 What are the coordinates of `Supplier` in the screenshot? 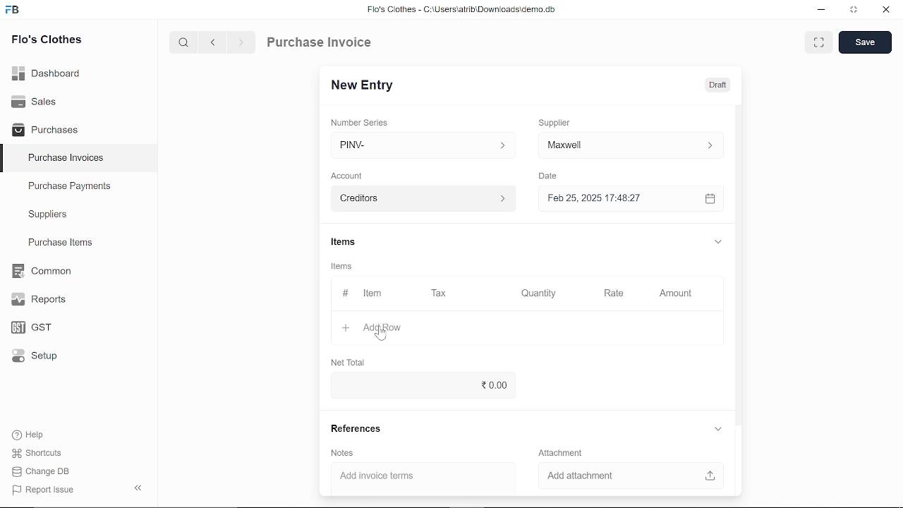 It's located at (562, 121).